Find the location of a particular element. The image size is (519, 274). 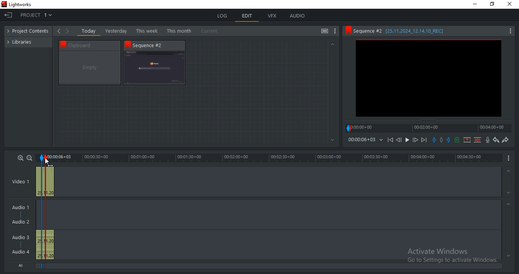

Close is located at coordinates (511, 4).